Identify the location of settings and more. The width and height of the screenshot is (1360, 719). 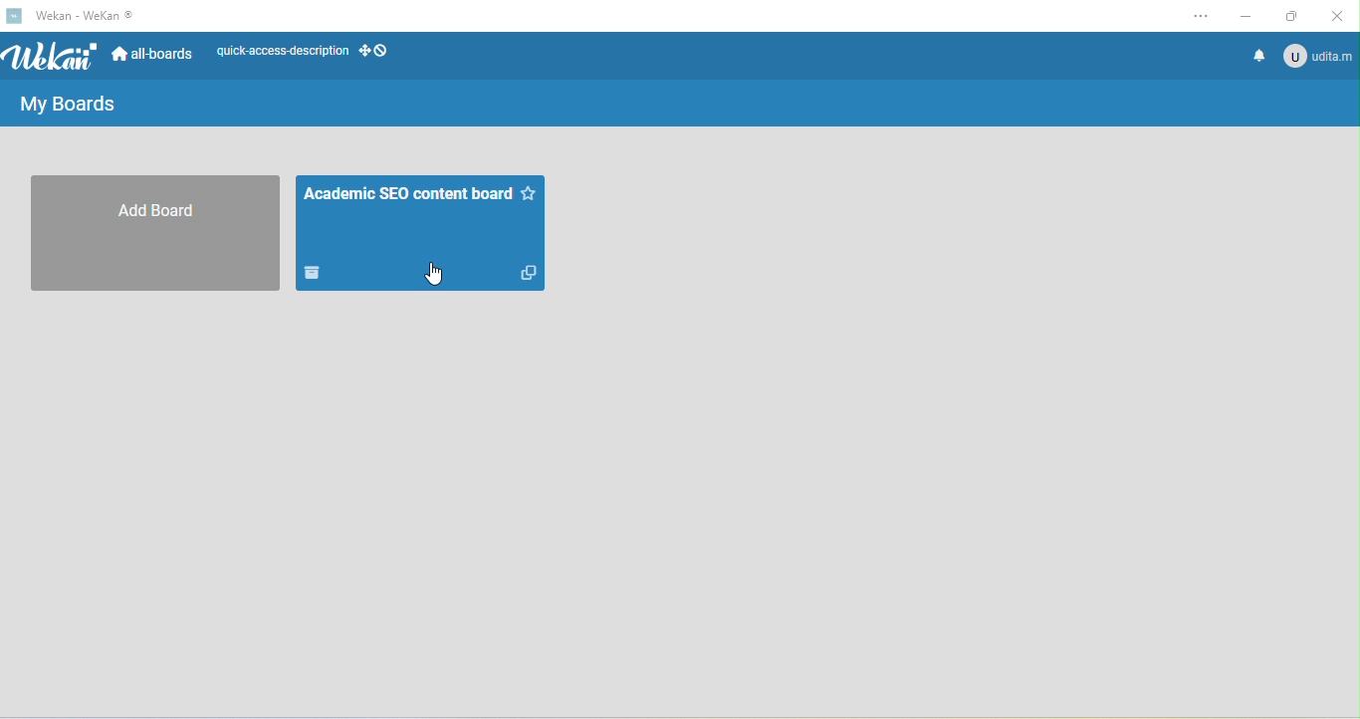
(1200, 17).